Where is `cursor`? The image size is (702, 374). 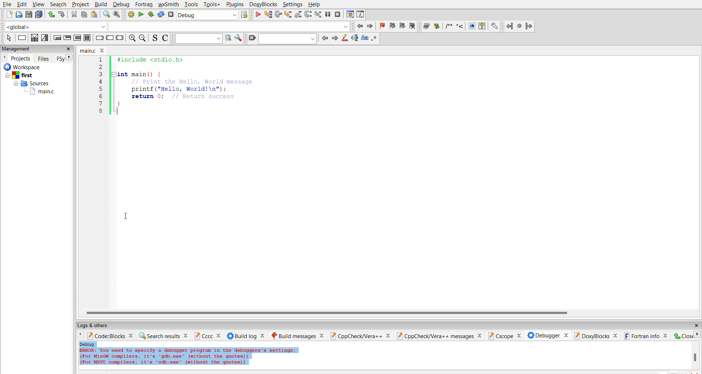 cursor is located at coordinates (129, 217).